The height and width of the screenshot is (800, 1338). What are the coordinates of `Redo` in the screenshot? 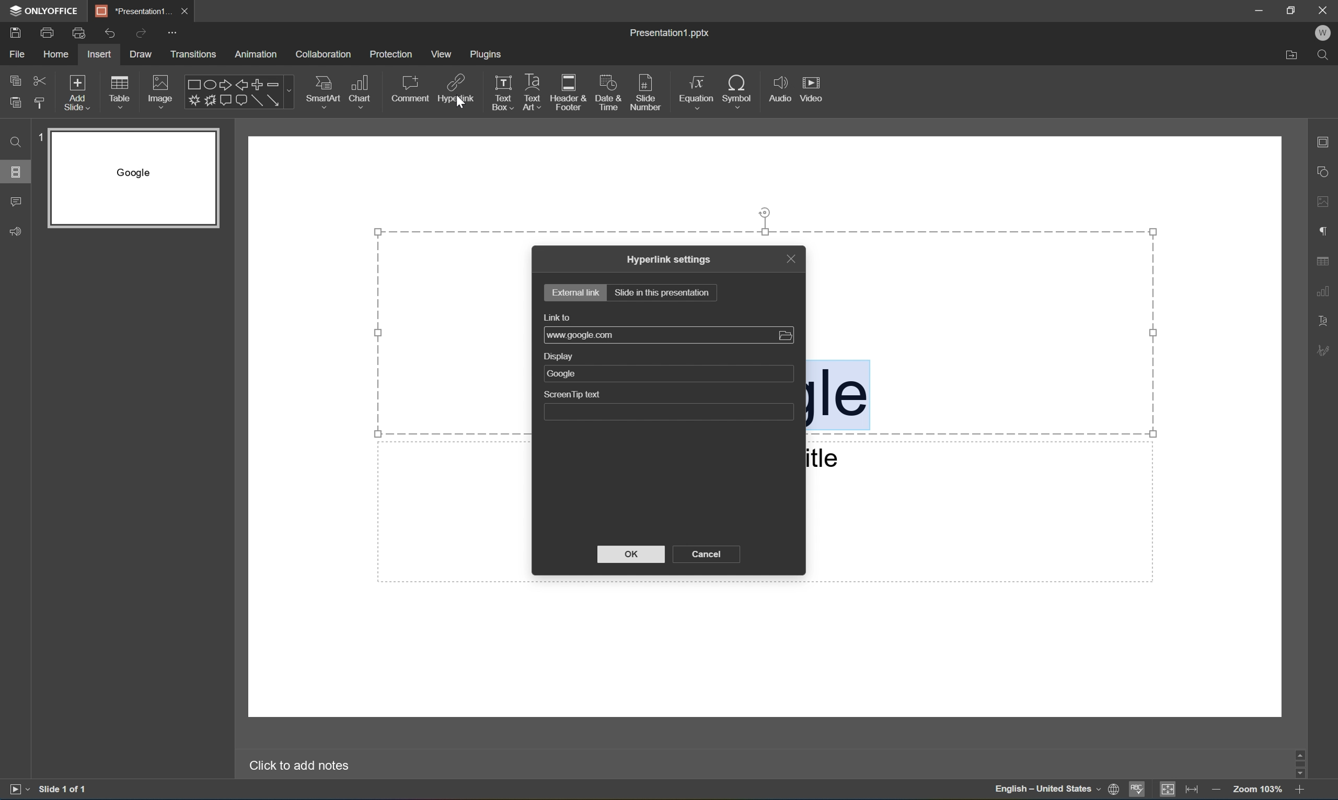 It's located at (141, 33).